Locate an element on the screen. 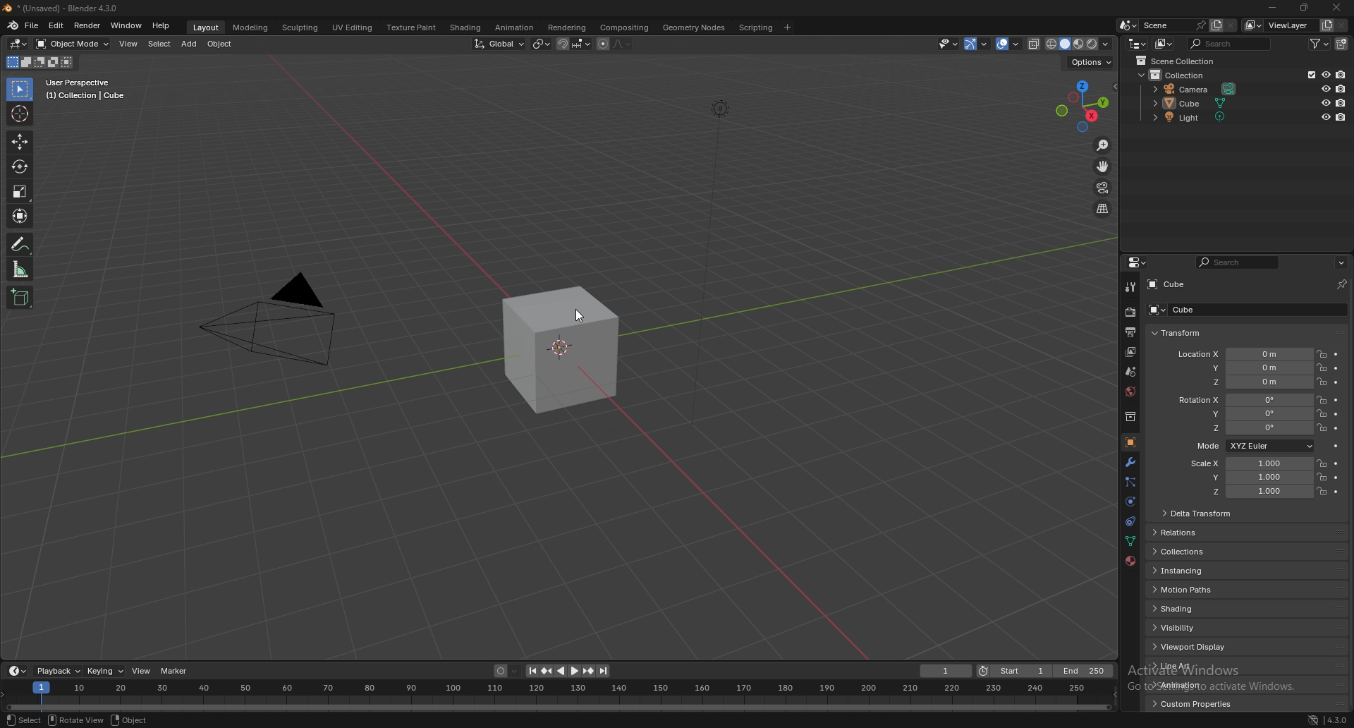 This screenshot has width=1354, height=728. output is located at coordinates (1133, 332).